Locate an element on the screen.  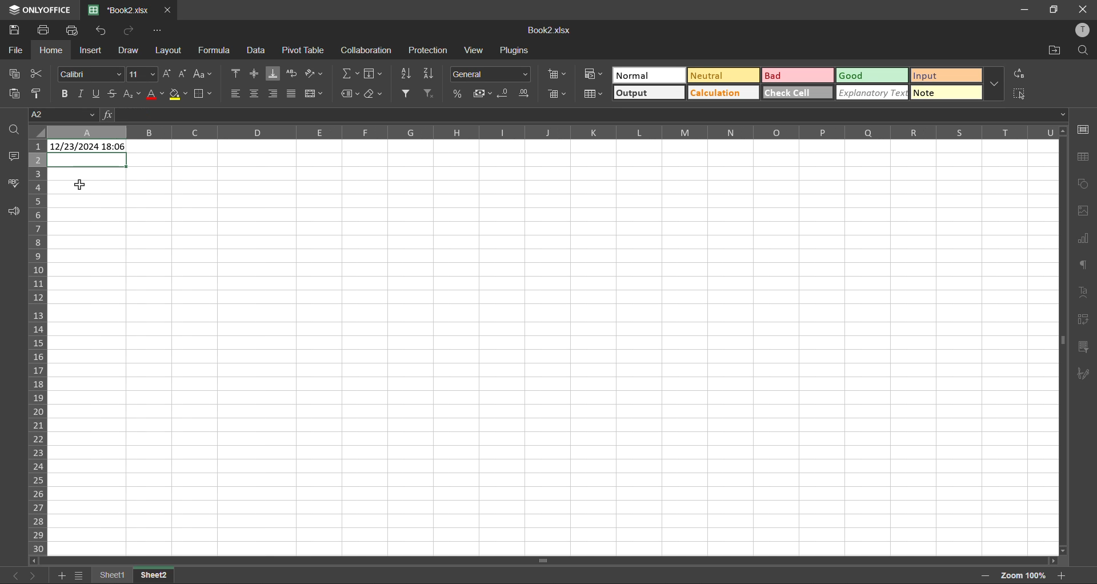
collaboration is located at coordinates (366, 52).